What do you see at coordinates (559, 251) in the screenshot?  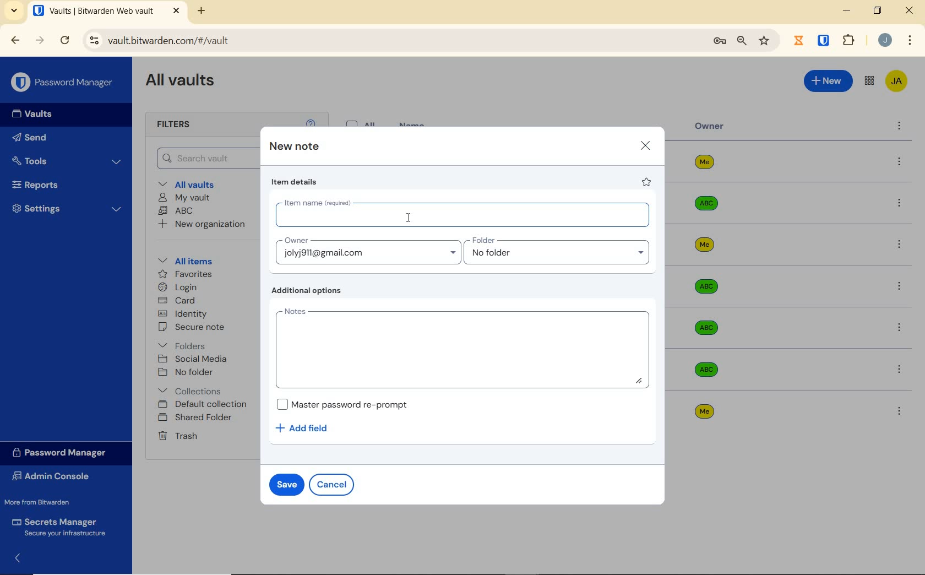 I see `Input folder name` at bounding box center [559, 251].